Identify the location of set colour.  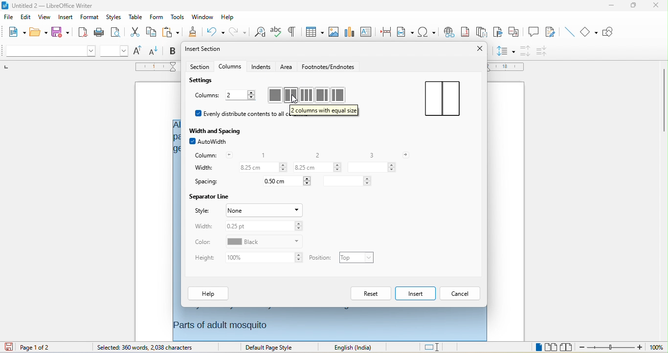
(264, 242).